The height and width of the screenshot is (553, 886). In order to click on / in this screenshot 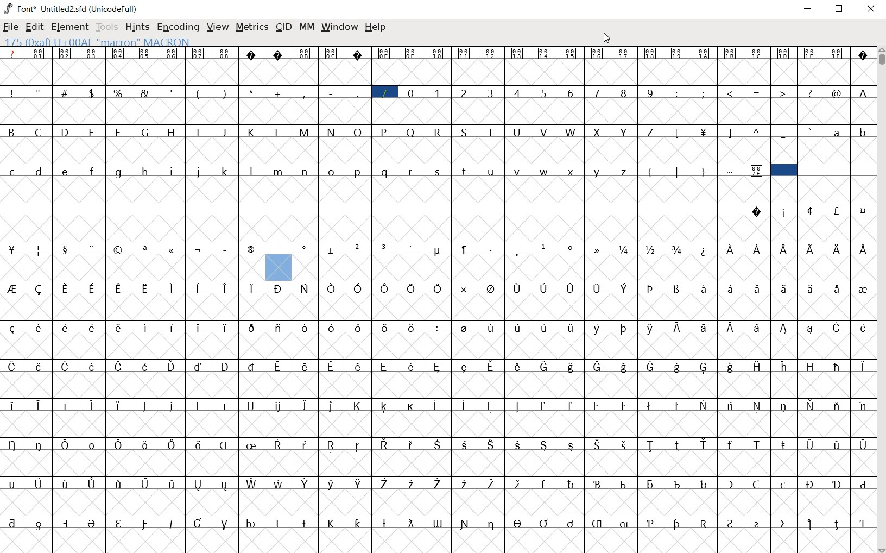, I will do `click(384, 92)`.